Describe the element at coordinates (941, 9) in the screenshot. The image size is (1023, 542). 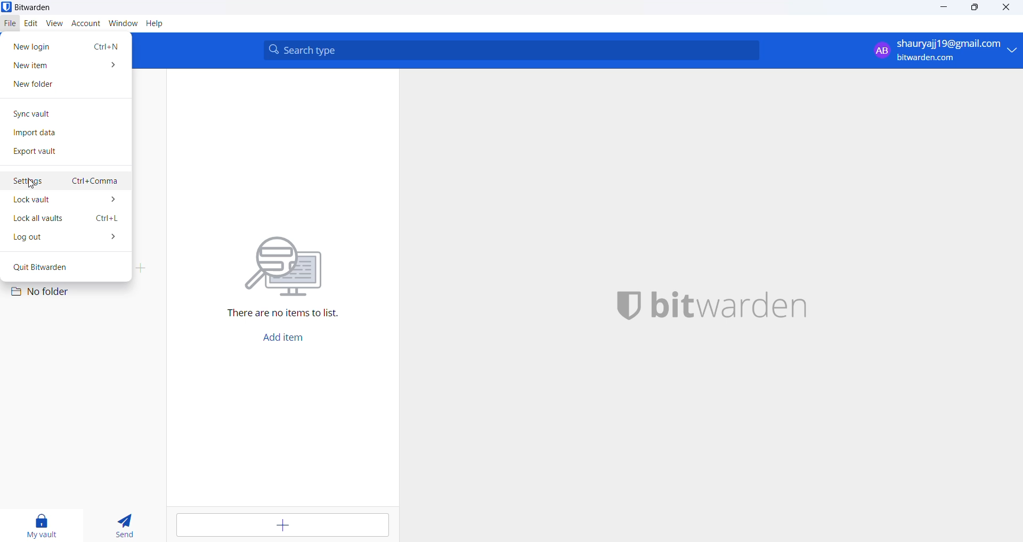
I see `minimize` at that location.